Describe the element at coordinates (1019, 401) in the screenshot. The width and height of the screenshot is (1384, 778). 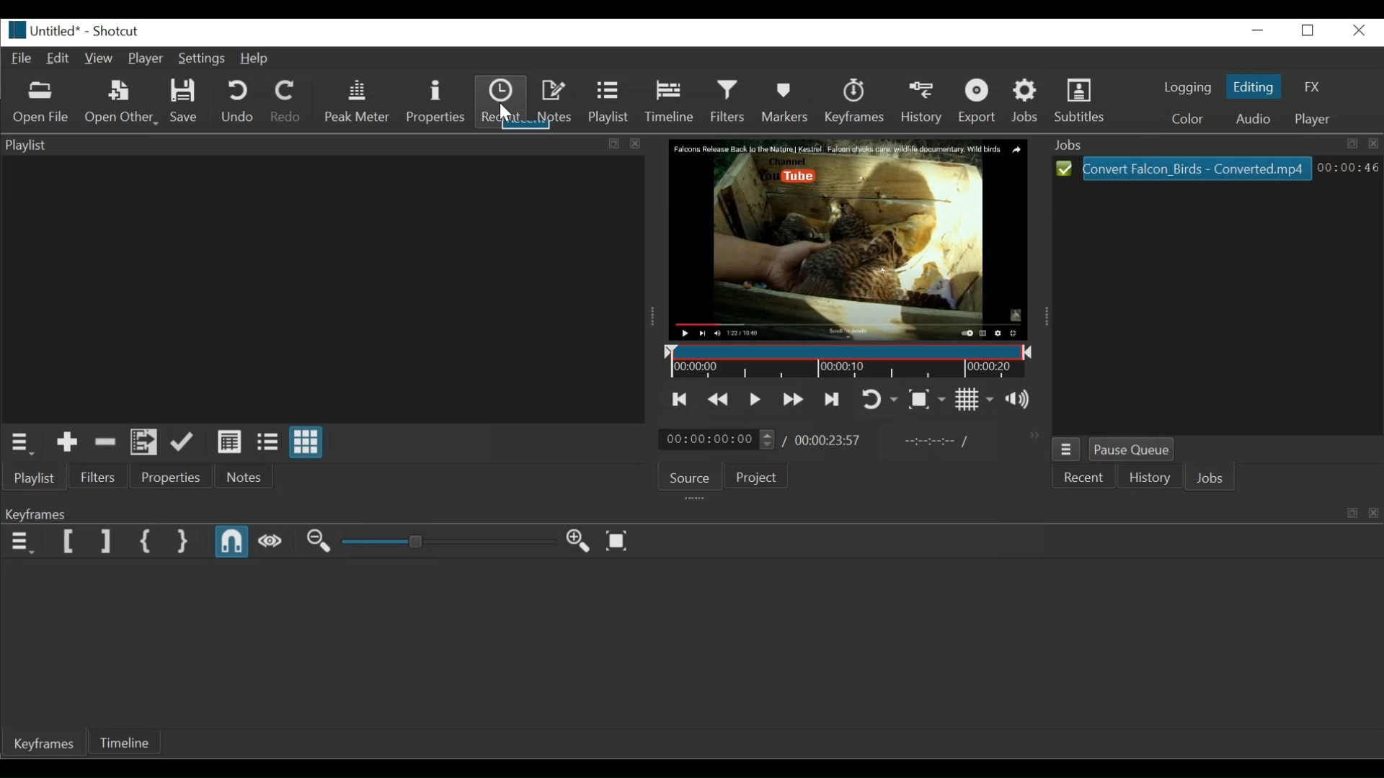
I see `Show volume control` at that location.